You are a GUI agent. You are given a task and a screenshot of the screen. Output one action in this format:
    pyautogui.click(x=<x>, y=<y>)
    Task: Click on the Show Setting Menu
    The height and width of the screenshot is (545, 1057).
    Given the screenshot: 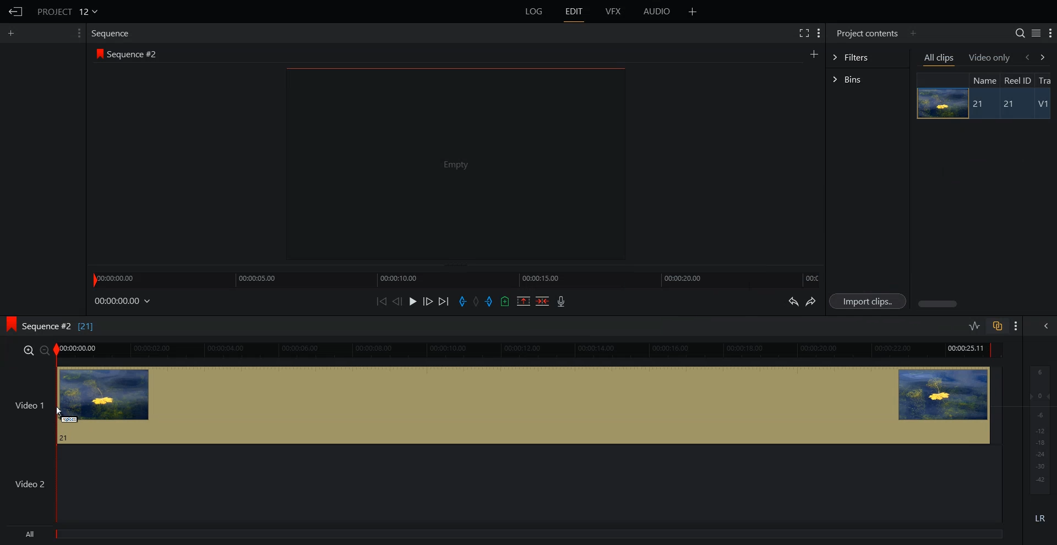 What is the action you would take?
    pyautogui.click(x=1016, y=326)
    